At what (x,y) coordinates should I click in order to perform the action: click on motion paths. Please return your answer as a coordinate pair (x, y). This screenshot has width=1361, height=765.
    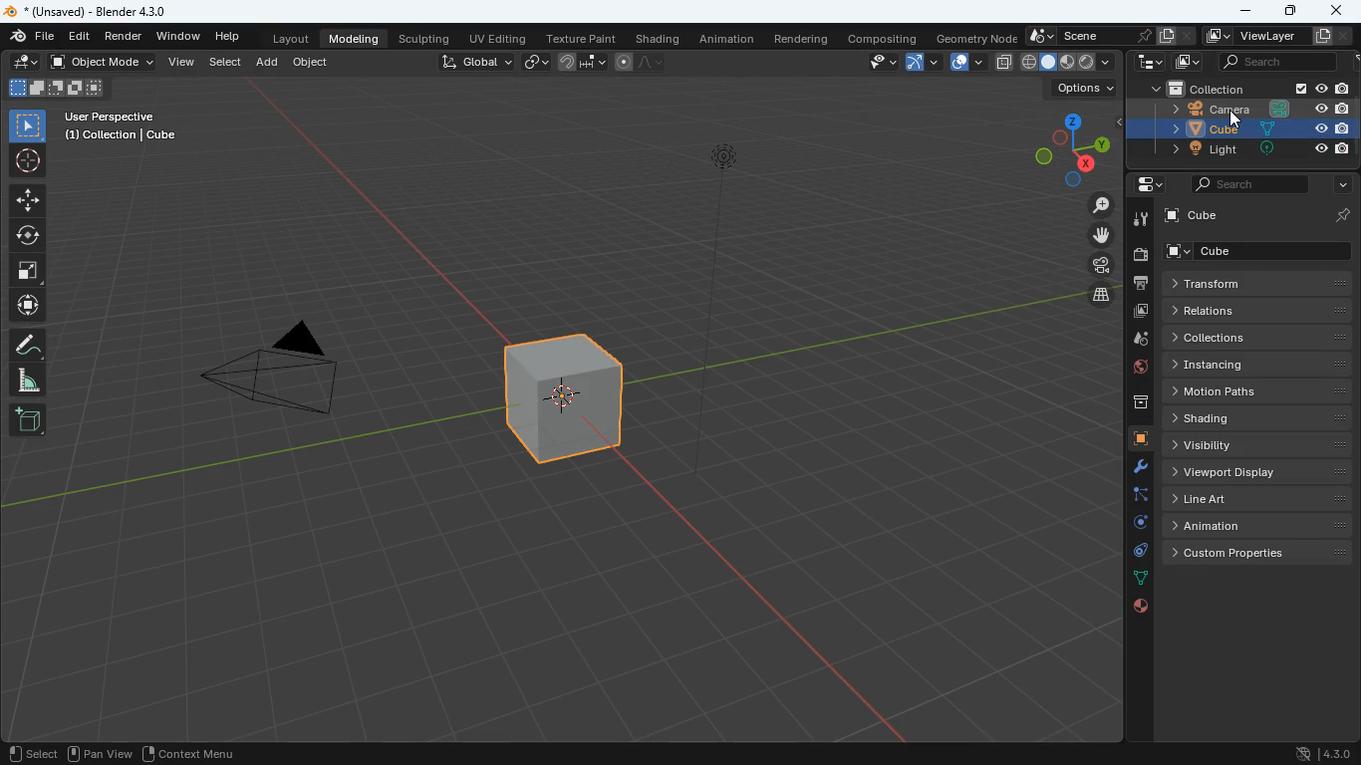
    Looking at the image, I should click on (1259, 390).